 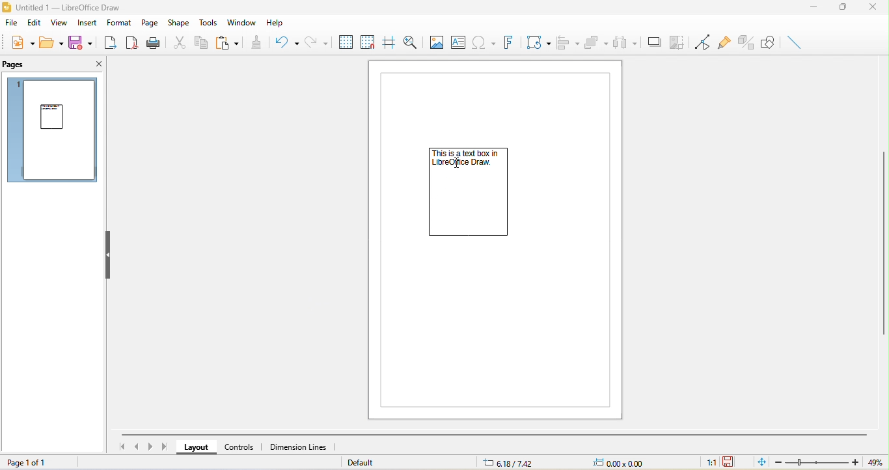 What do you see at coordinates (676, 42) in the screenshot?
I see `crop image` at bounding box center [676, 42].